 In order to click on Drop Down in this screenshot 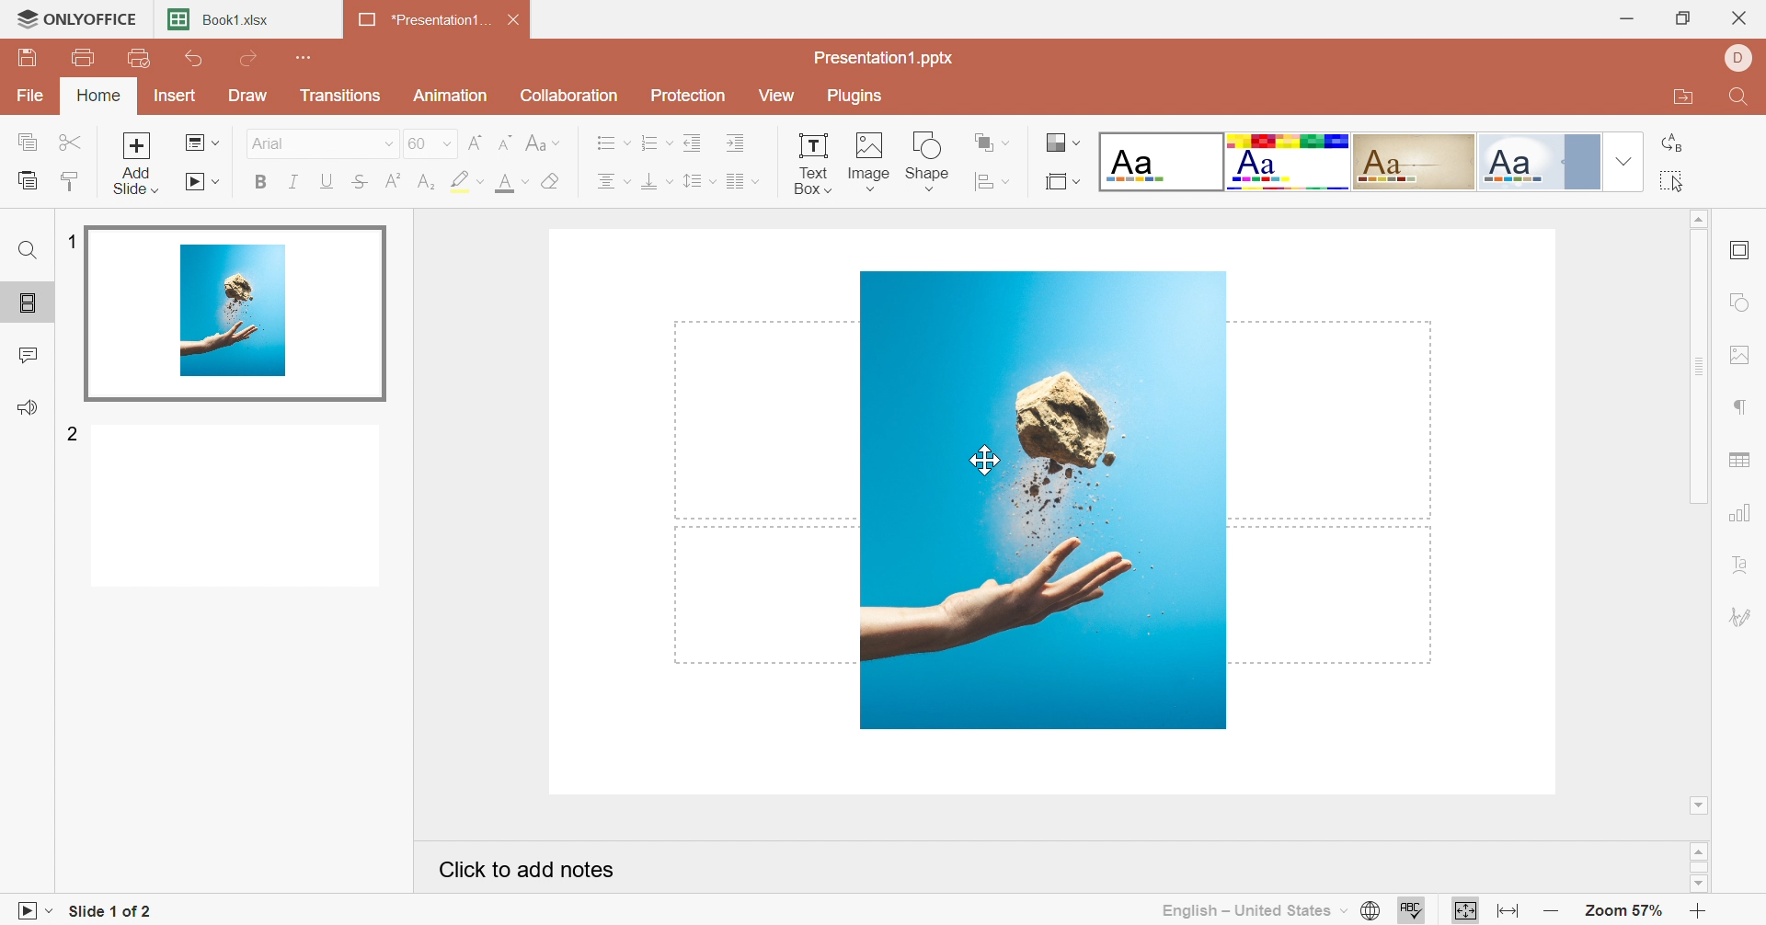, I will do `click(384, 143)`.